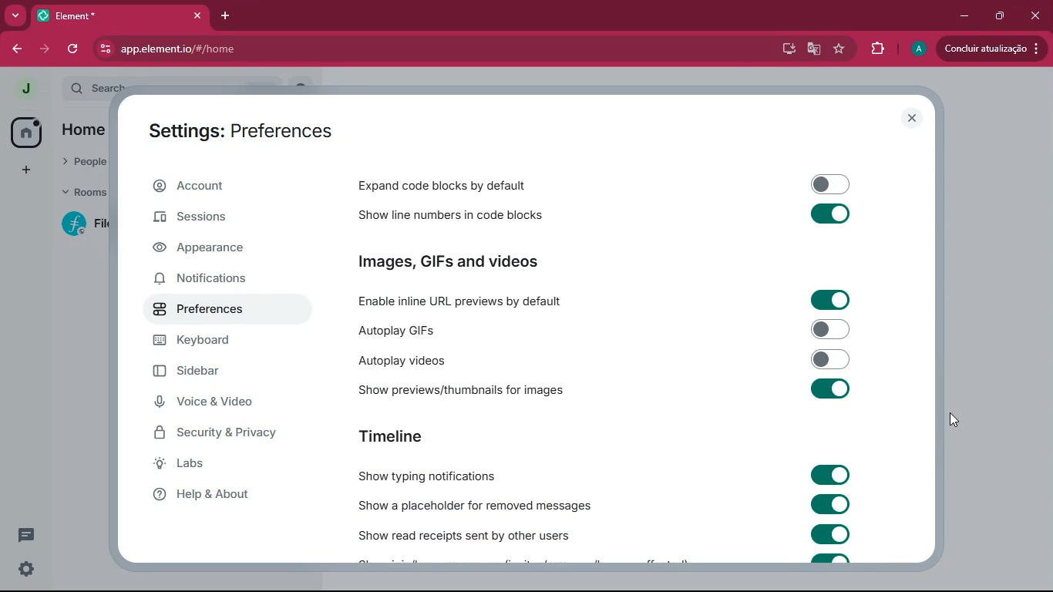 Image resolution: width=1053 pixels, height=592 pixels. I want to click on show a placeholder for removed messages, so click(475, 503).